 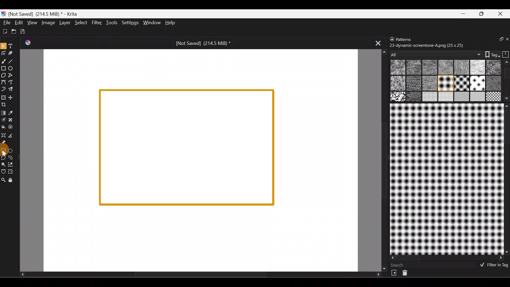 I want to click on Edit, so click(x=19, y=23).